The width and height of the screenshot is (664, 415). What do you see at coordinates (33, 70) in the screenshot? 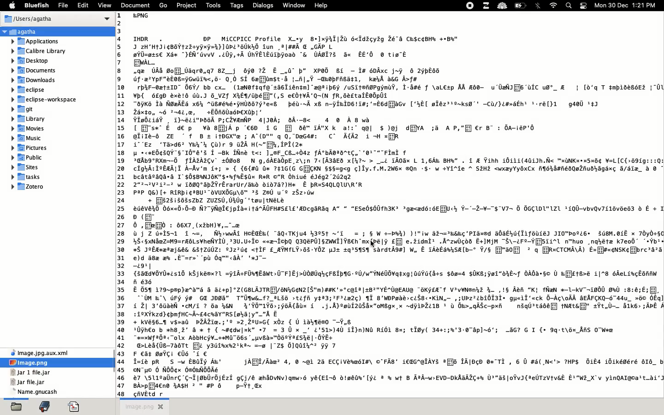
I see `documents` at bounding box center [33, 70].